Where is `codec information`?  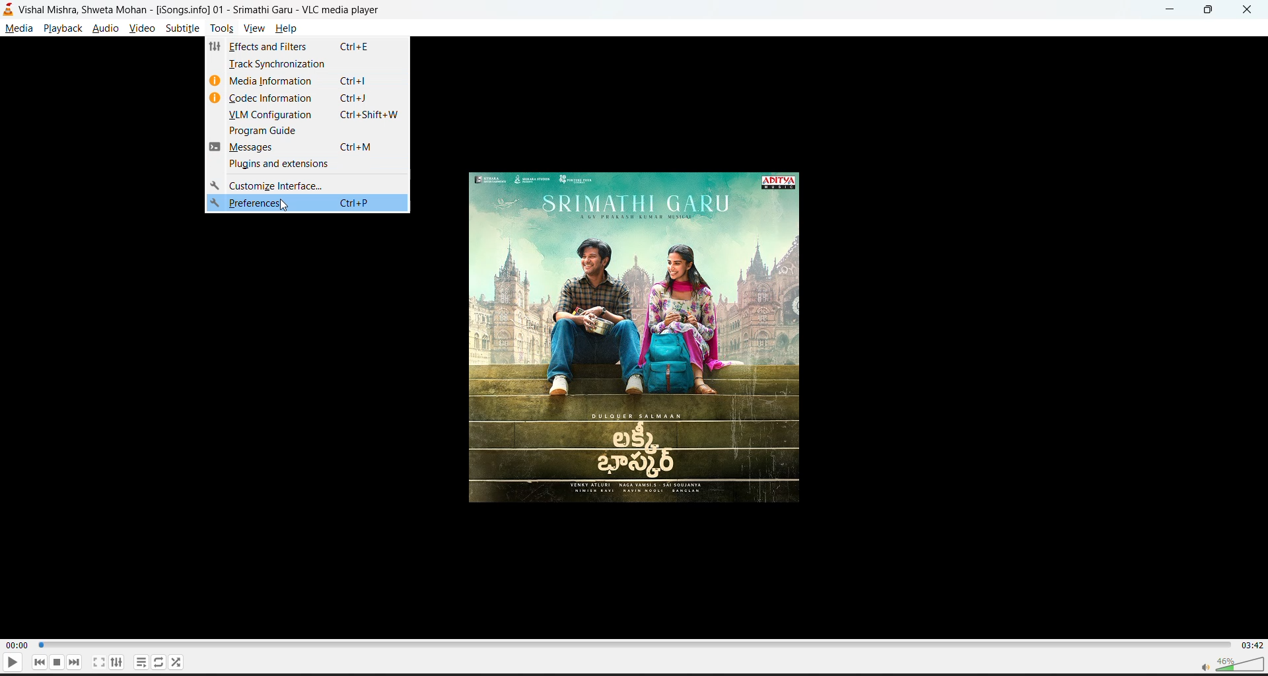 codec information is located at coordinates (308, 98).